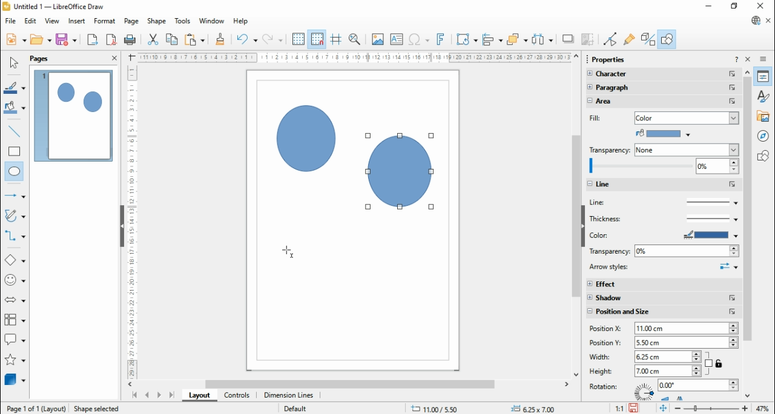 The width and height of the screenshot is (775, 414). Describe the element at coordinates (159, 396) in the screenshot. I see `next page` at that location.